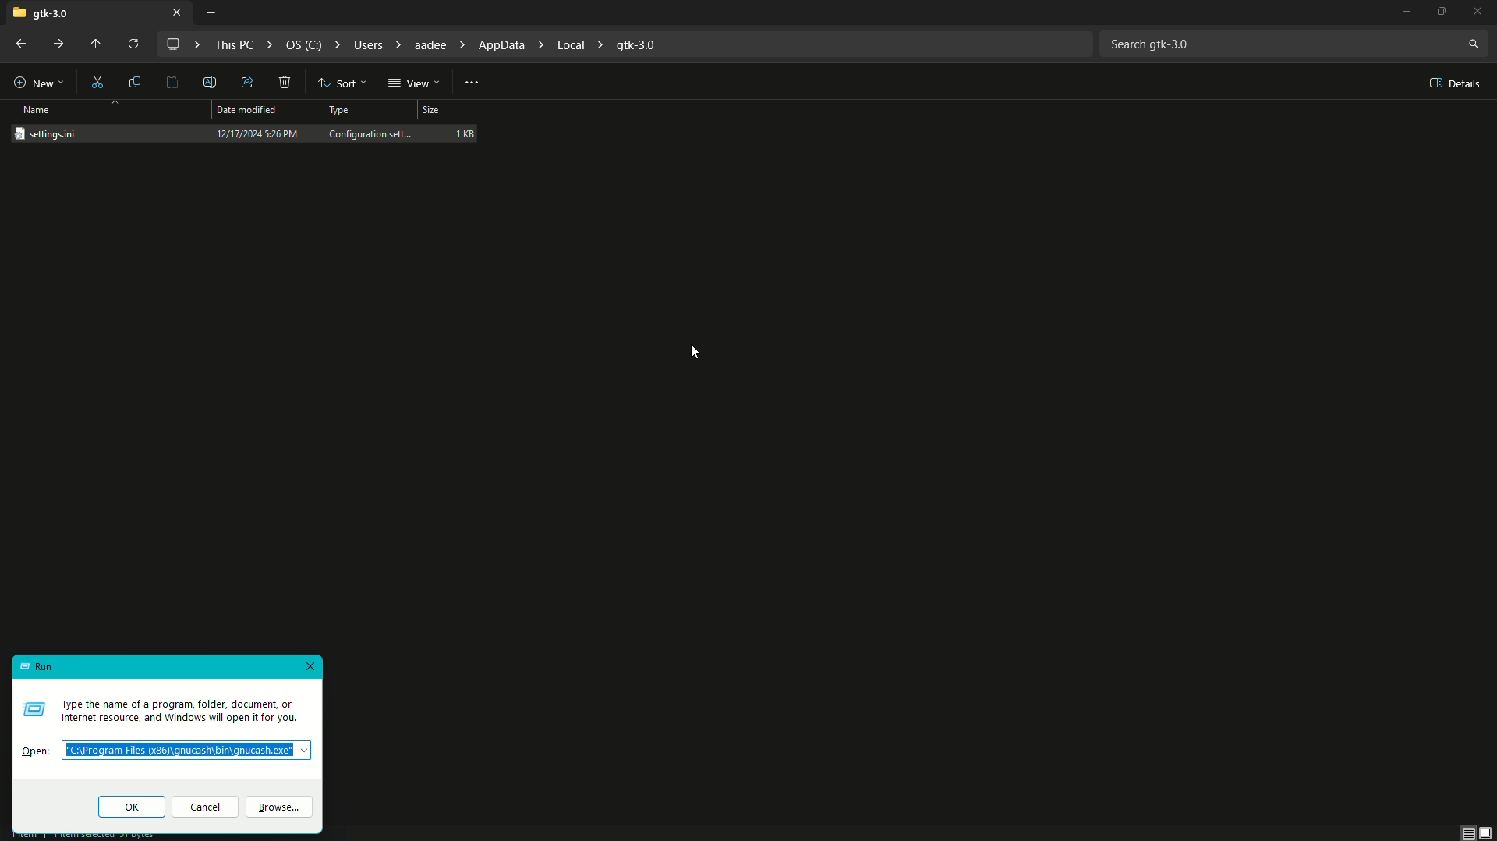  Describe the element at coordinates (40, 110) in the screenshot. I see `Name` at that location.